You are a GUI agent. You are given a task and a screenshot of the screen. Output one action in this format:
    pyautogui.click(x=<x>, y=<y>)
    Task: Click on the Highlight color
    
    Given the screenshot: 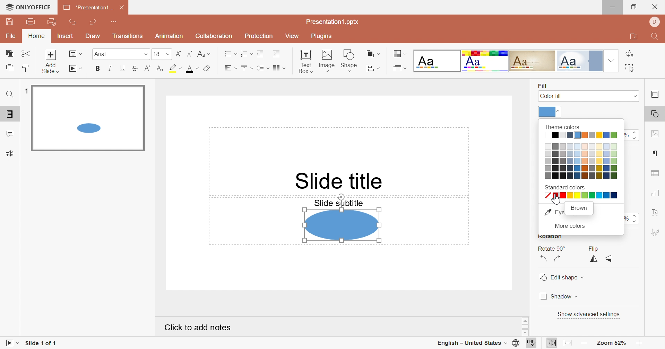 What is the action you would take?
    pyautogui.click(x=174, y=68)
    